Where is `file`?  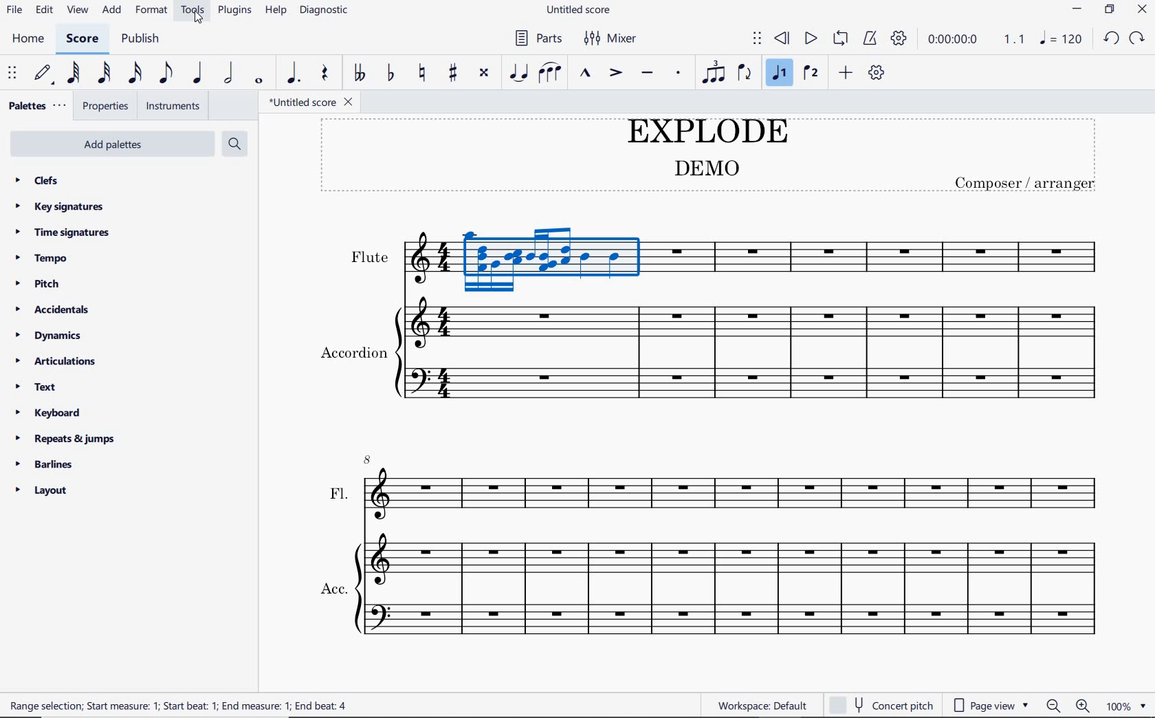 file is located at coordinates (13, 10).